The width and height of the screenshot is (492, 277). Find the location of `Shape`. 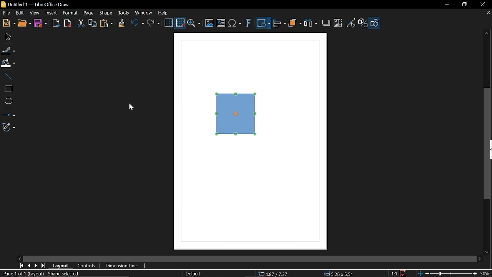

Shape is located at coordinates (105, 13).